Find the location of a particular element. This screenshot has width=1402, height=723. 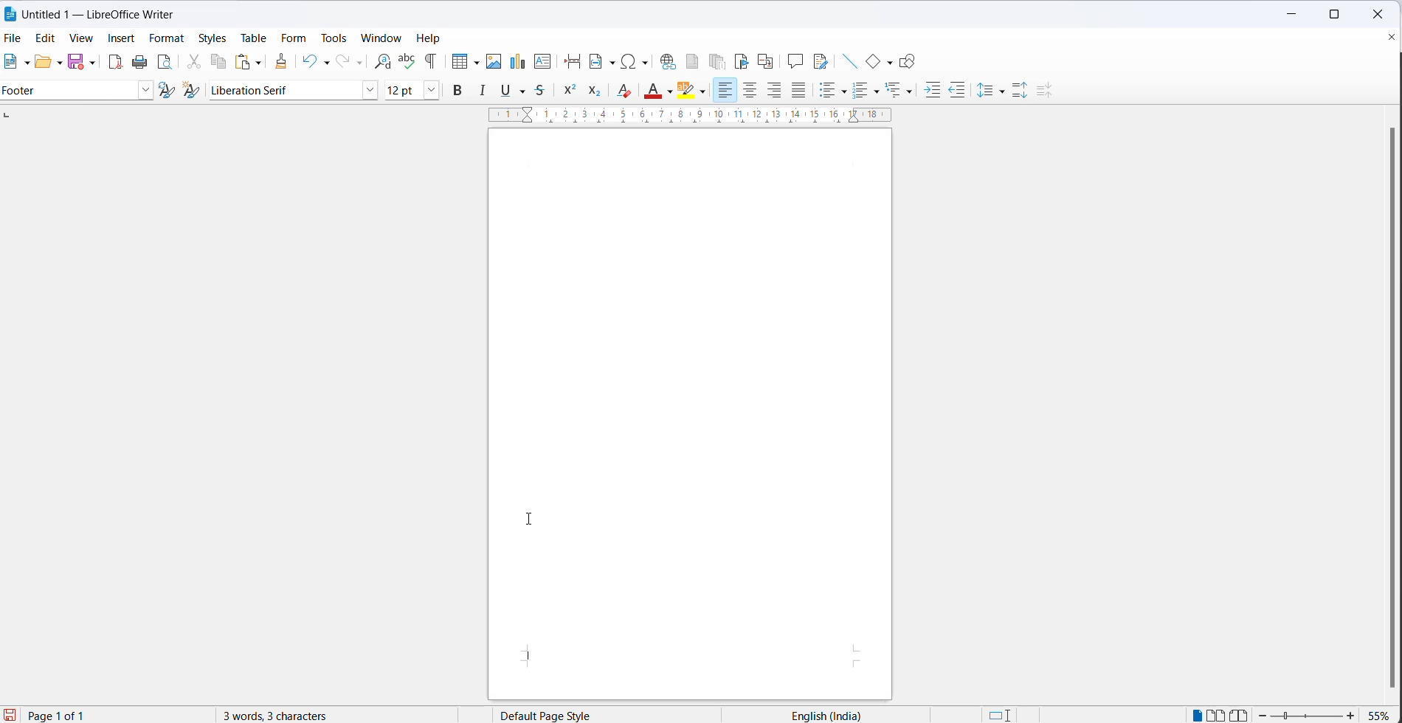

double page view is located at coordinates (1217, 714).